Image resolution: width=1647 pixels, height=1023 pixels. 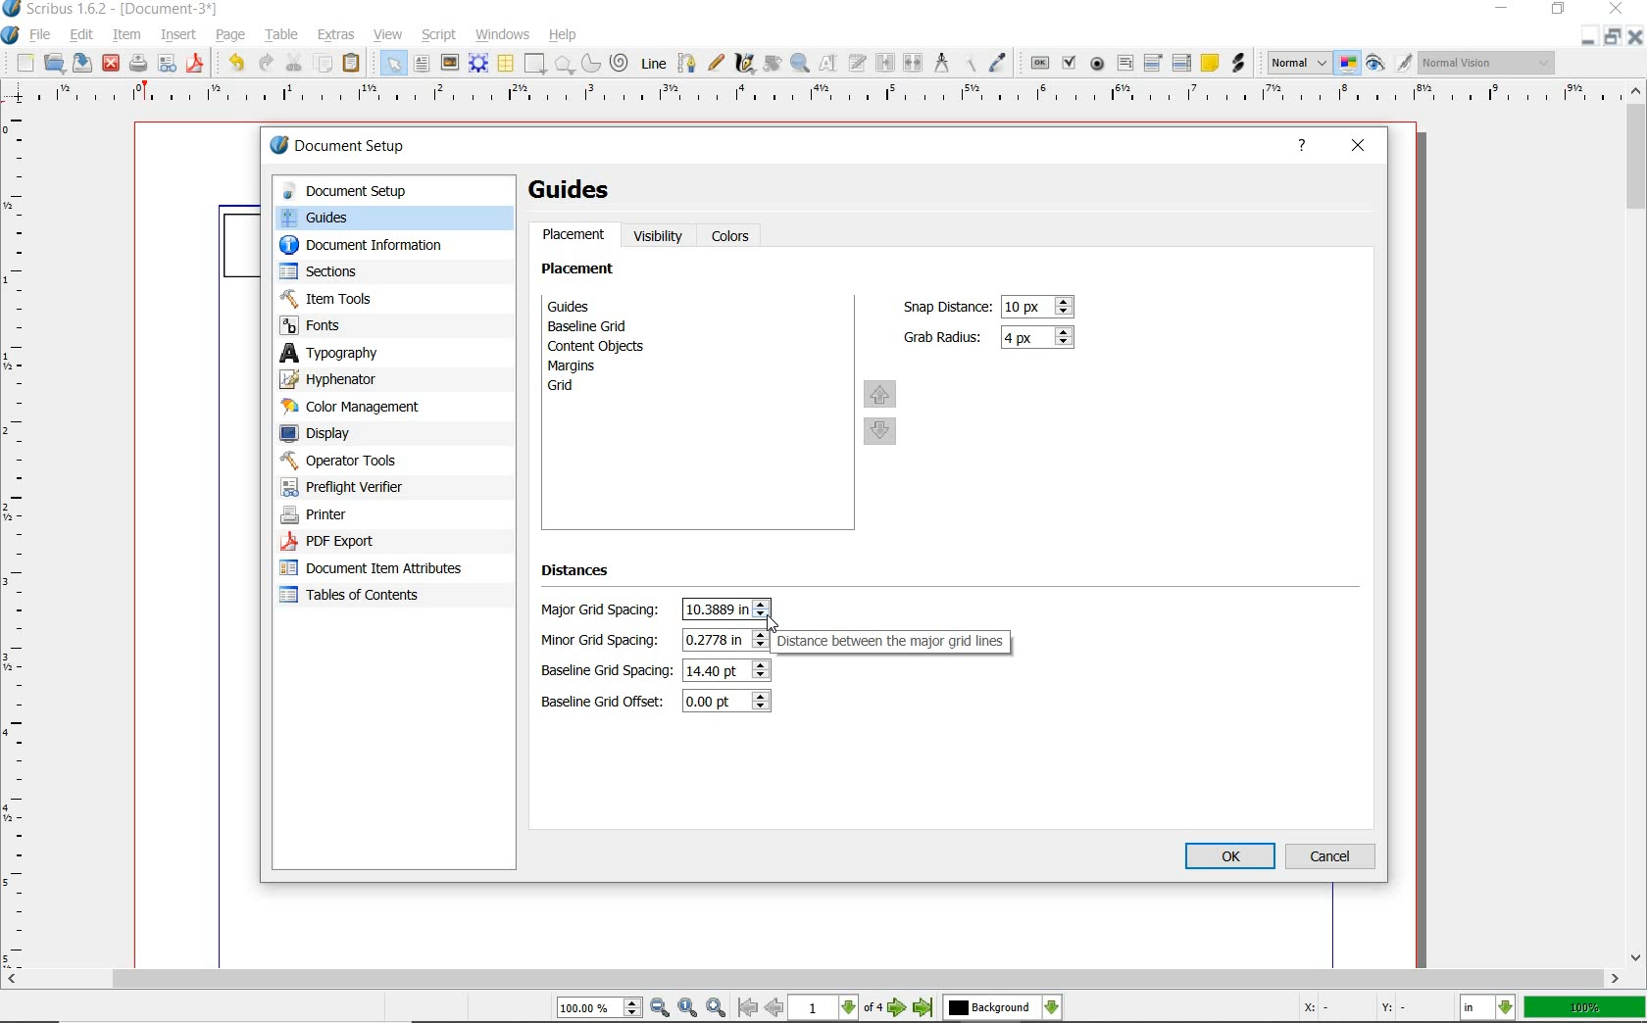 What do you see at coordinates (382, 435) in the screenshot?
I see `display` at bounding box center [382, 435].